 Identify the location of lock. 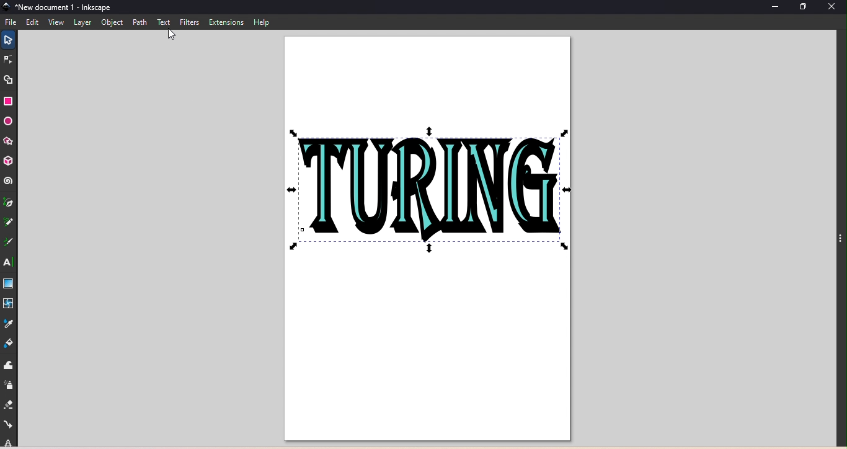
(9, 442).